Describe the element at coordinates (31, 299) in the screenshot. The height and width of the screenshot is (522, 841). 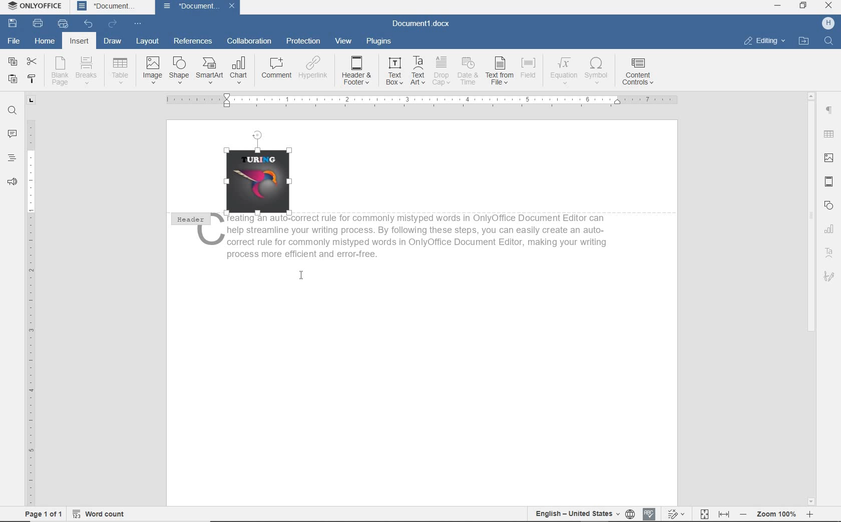
I see `RULER` at that location.